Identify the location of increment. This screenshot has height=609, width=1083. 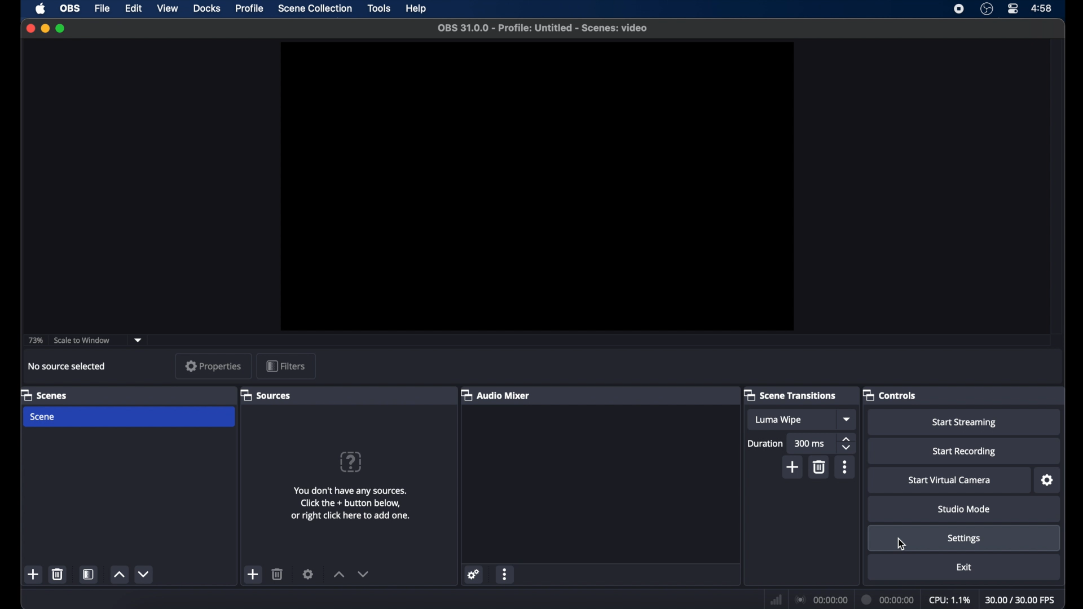
(340, 574).